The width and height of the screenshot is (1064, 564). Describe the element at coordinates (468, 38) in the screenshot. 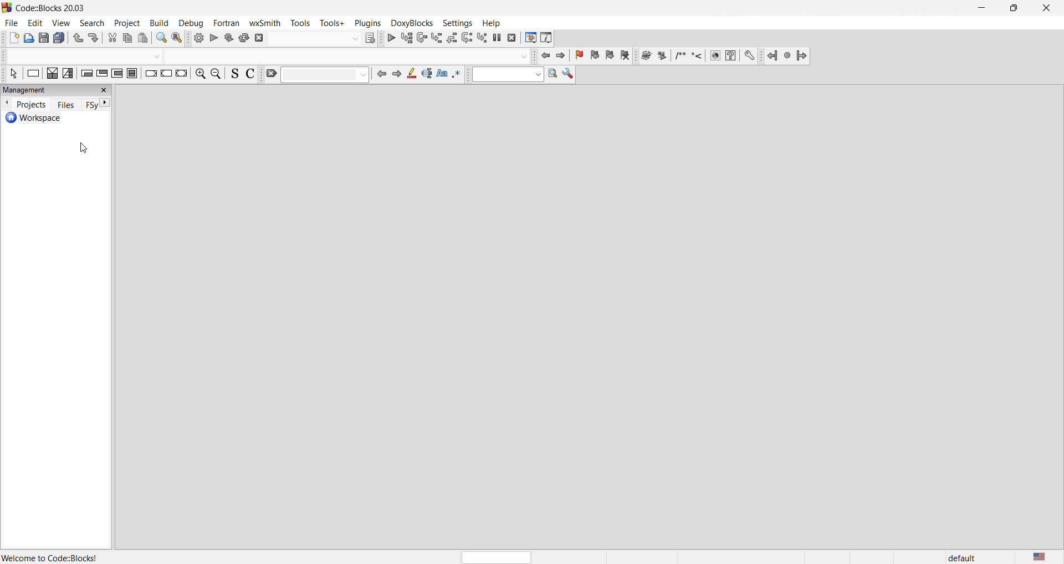

I see `next instruction` at that location.